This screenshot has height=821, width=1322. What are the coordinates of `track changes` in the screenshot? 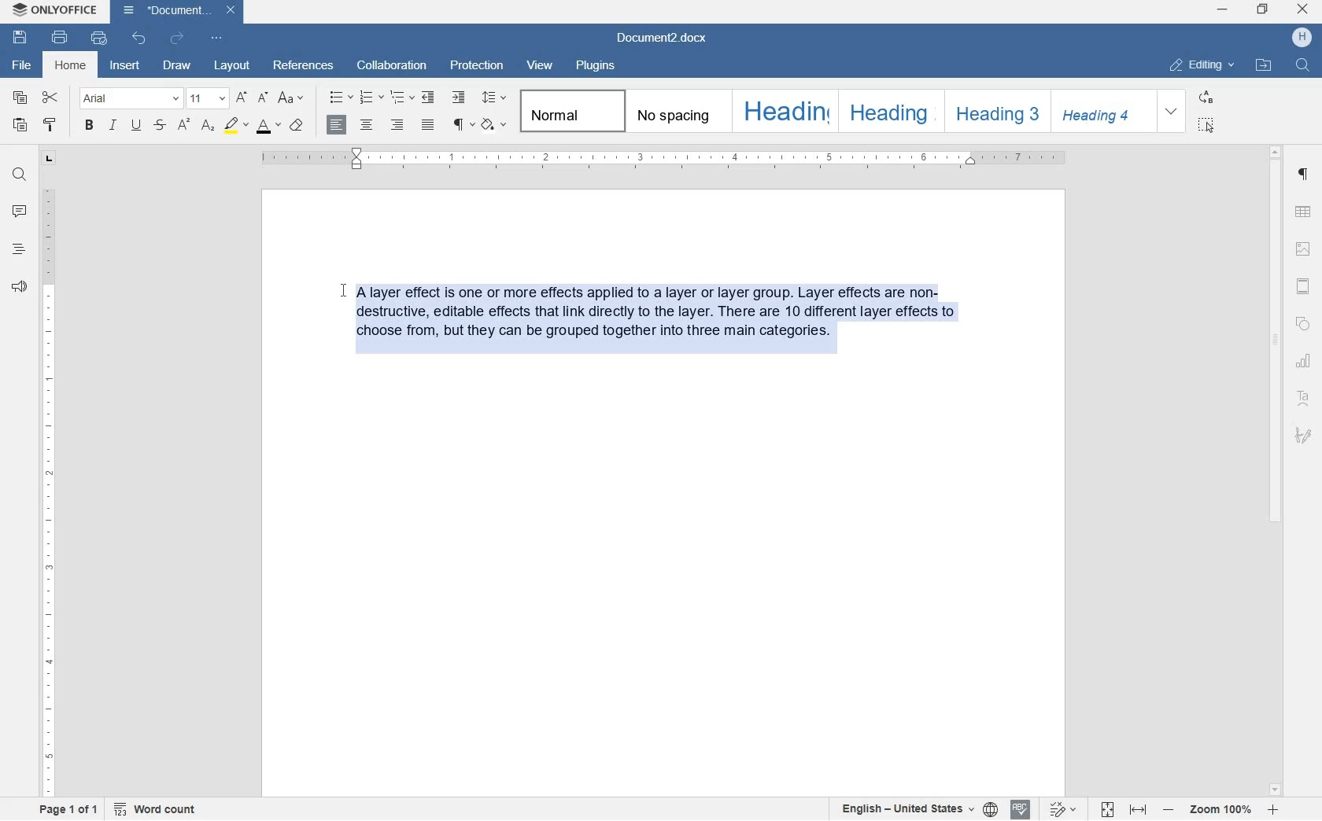 It's located at (1064, 809).